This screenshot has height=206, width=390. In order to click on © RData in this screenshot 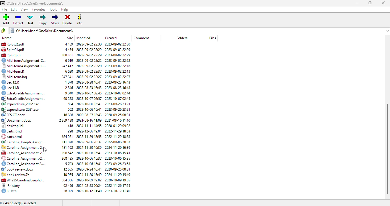, I will do `click(11, 191)`.